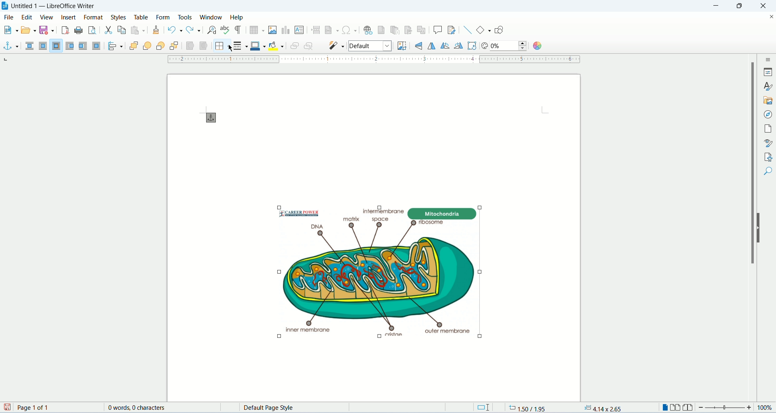  Describe the element at coordinates (236, 17) in the screenshot. I see `help` at that location.